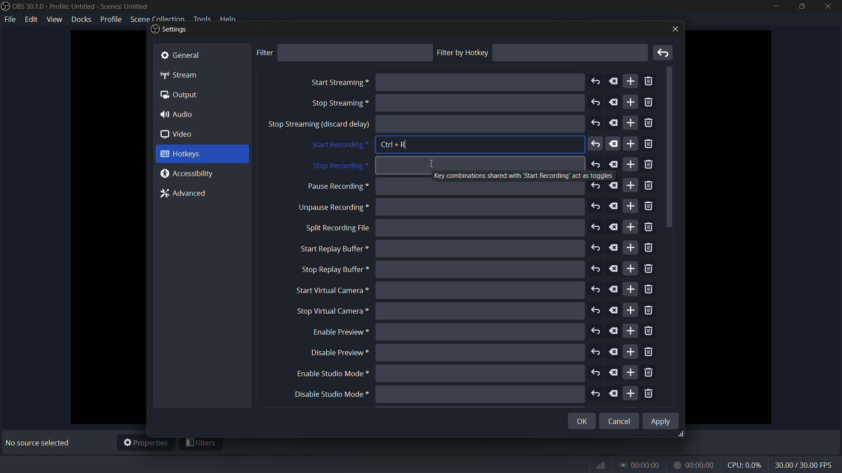 Image resolution: width=842 pixels, height=473 pixels. I want to click on view menu, so click(54, 19).